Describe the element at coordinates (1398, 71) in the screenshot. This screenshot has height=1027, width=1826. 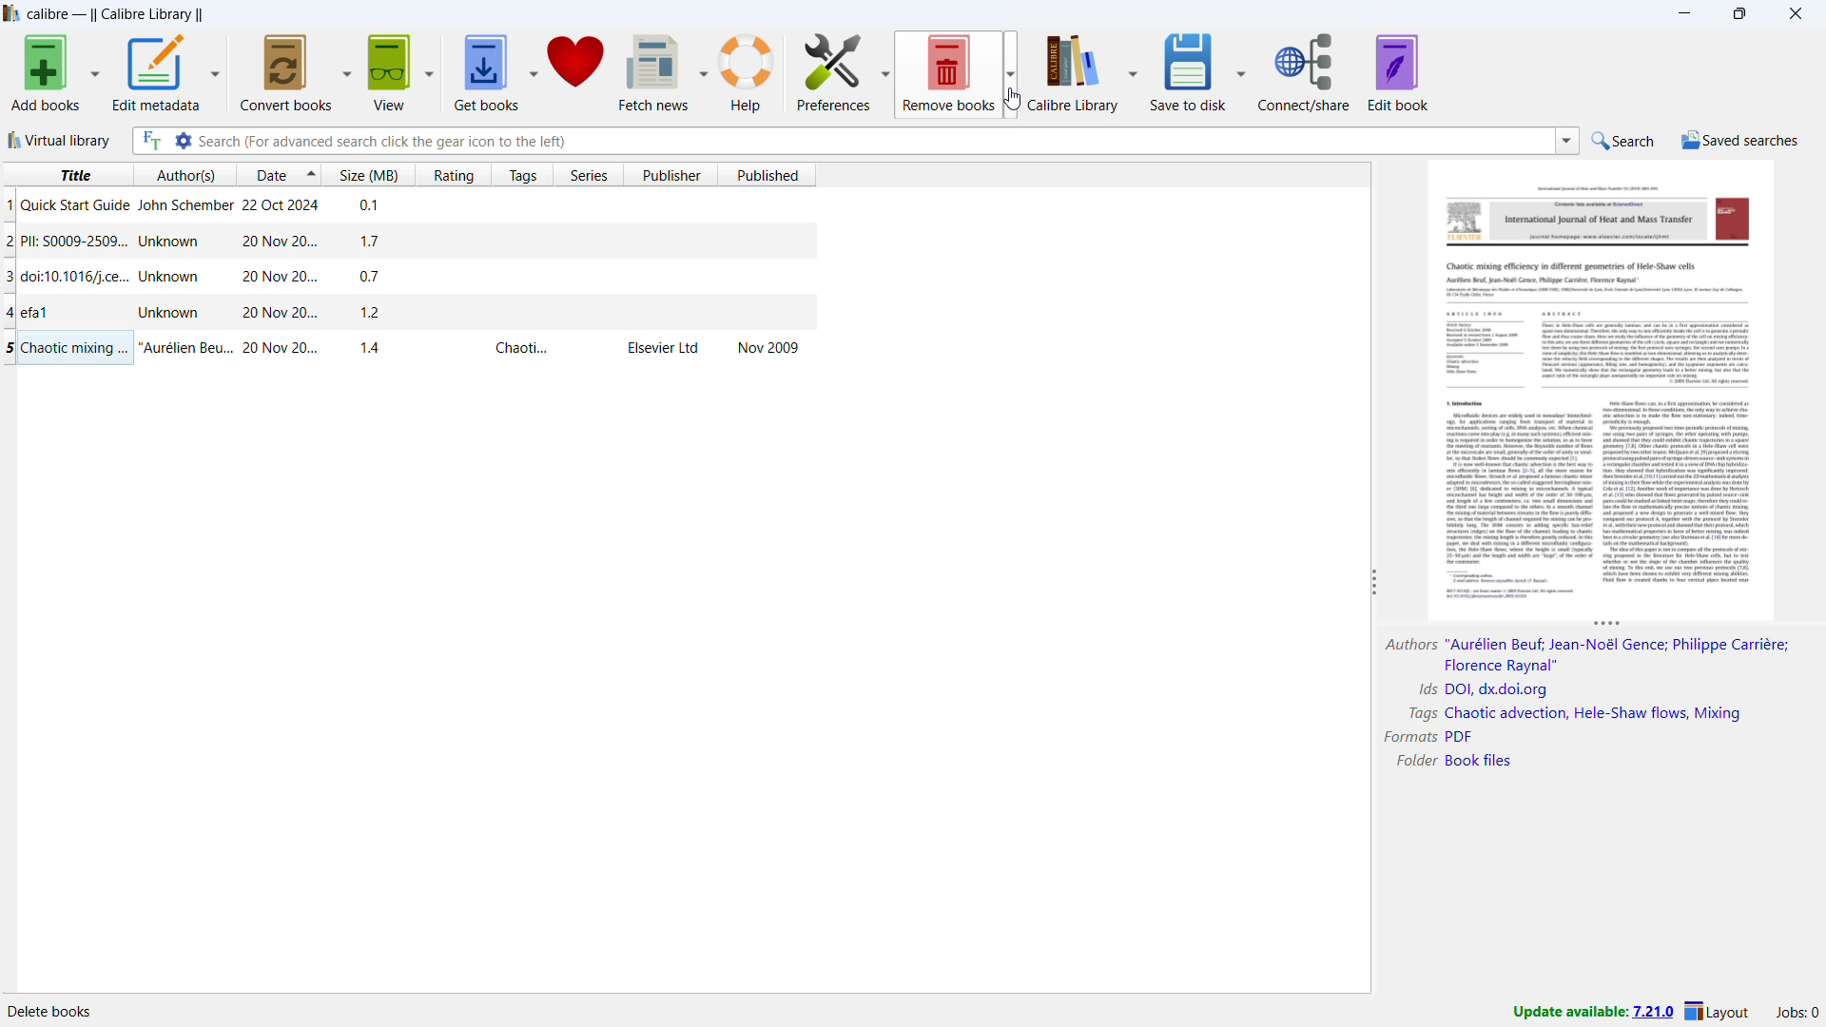
I see `edit book` at that location.